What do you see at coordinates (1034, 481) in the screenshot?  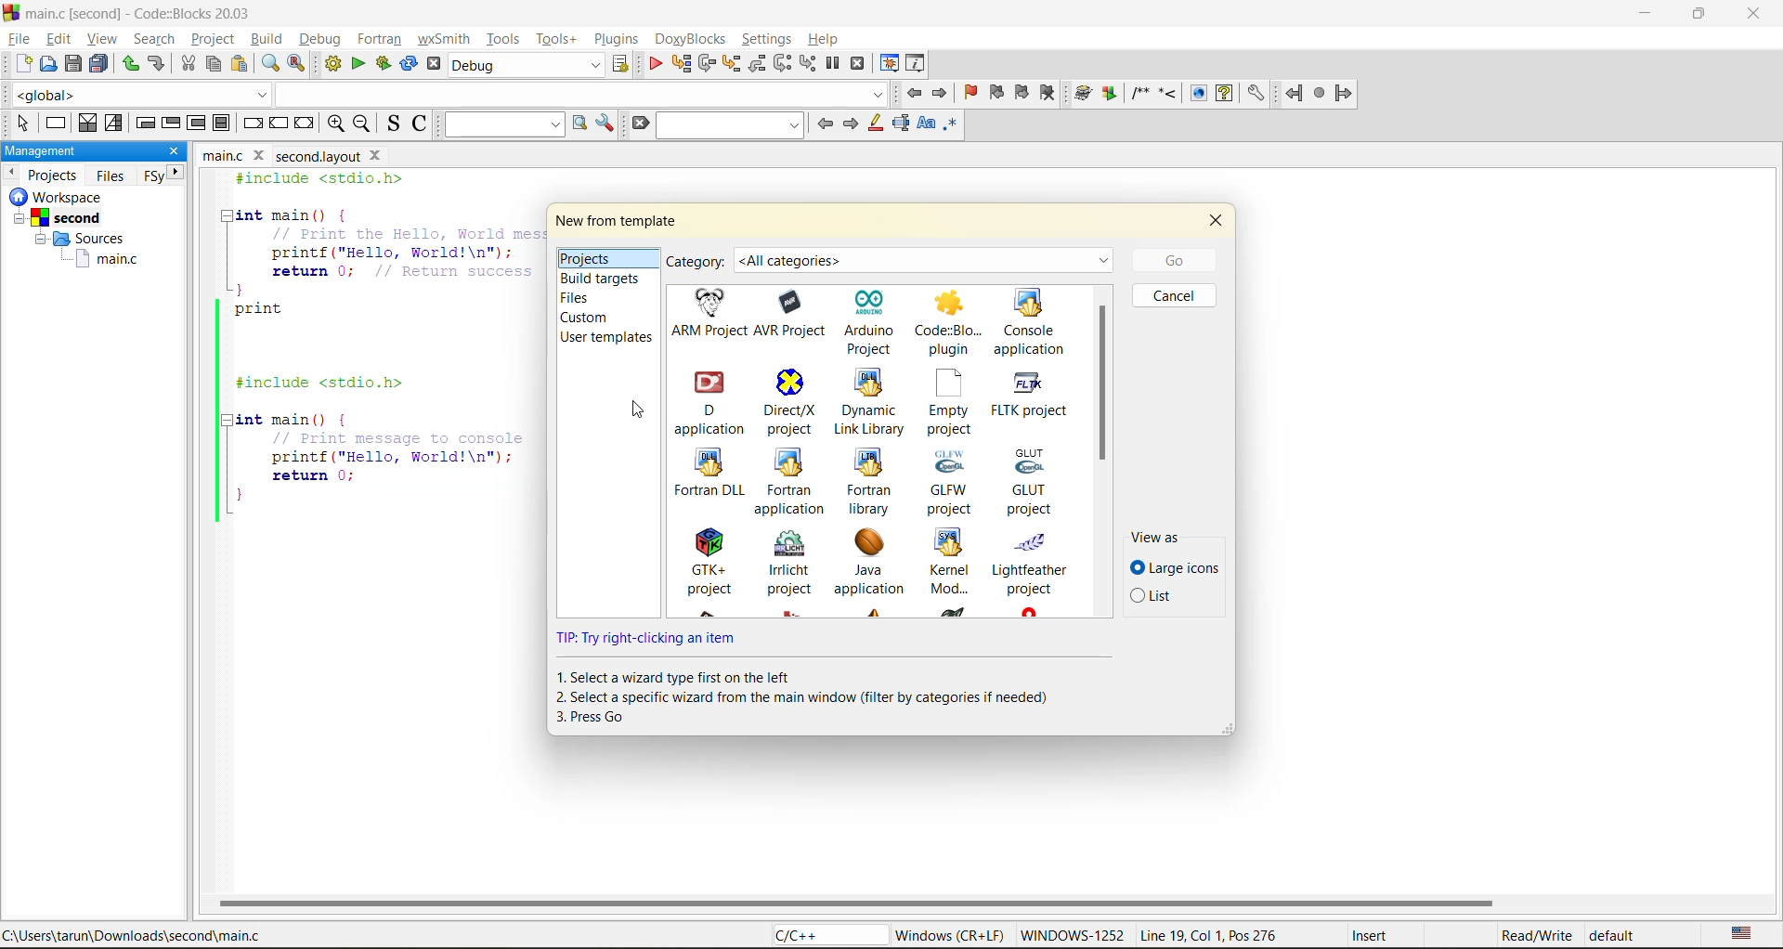 I see `glut project` at bounding box center [1034, 481].